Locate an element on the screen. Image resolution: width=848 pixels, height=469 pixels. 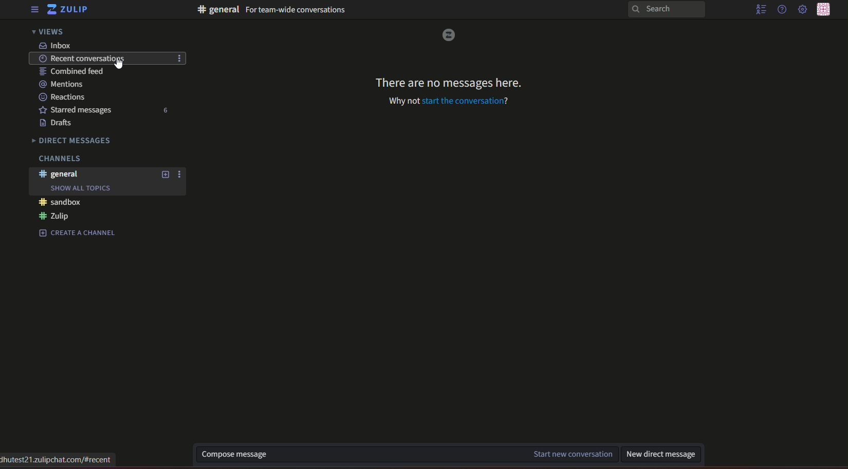
personal menu is located at coordinates (826, 9).